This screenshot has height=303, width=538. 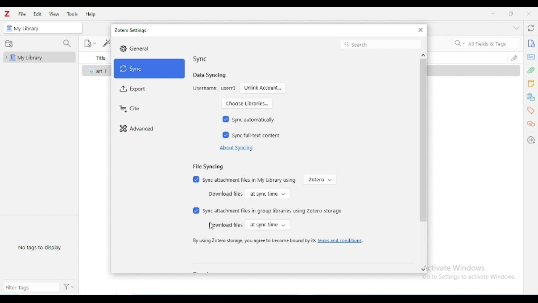 I want to click on actions, so click(x=69, y=287).